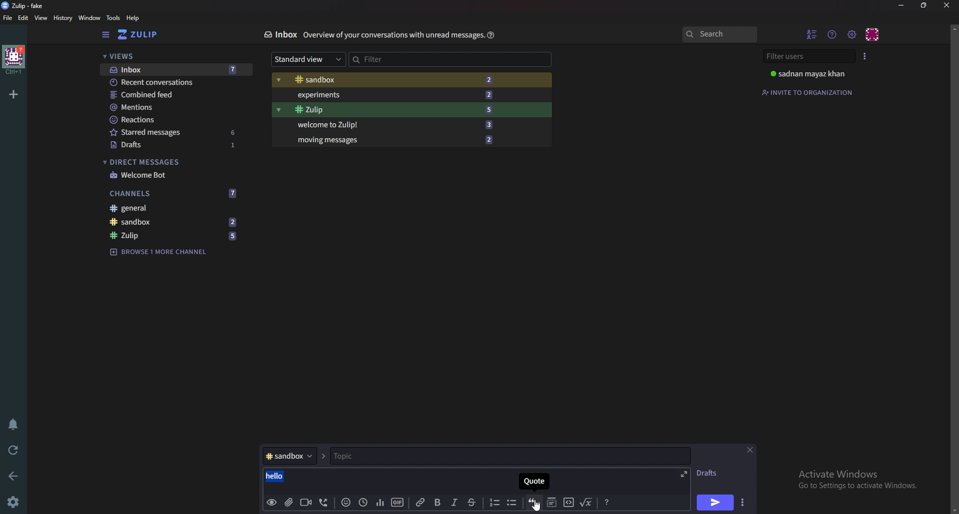  I want to click on preview, so click(272, 502).